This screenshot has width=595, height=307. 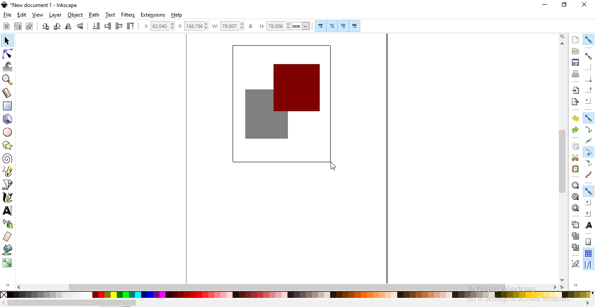 I want to click on snap cusp nodes, so click(x=589, y=152).